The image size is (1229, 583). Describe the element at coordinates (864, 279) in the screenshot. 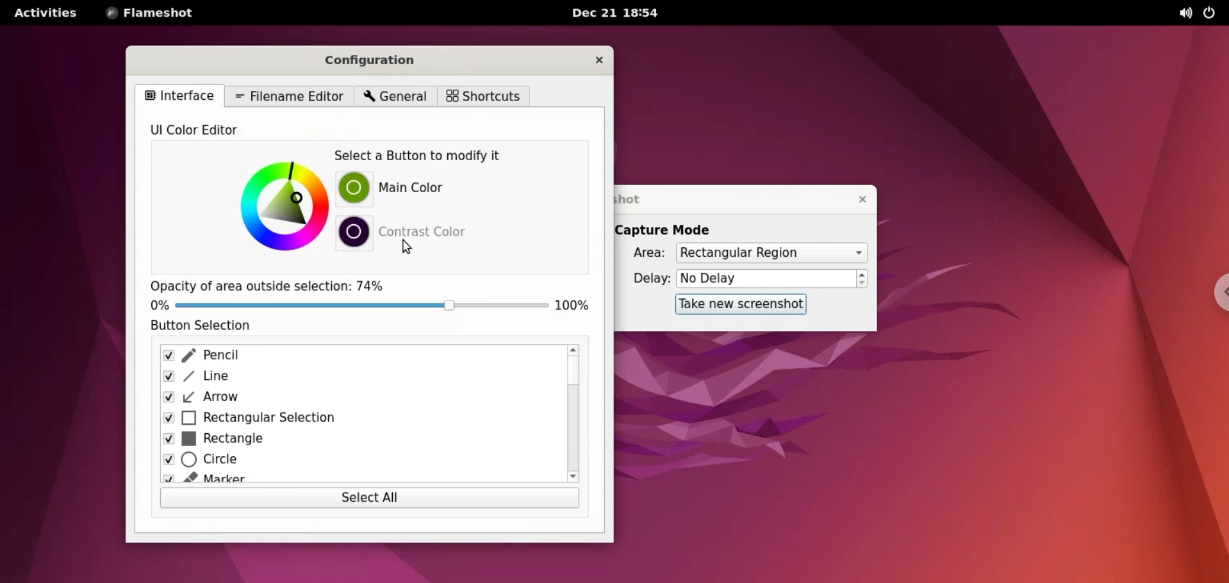

I see `increment or decrement delay ` at that location.